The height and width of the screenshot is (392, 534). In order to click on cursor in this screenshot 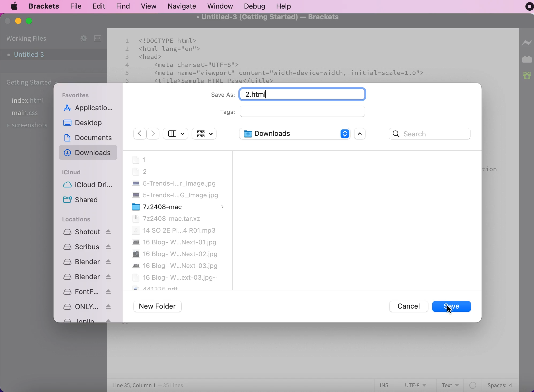, I will do `click(449, 310)`.